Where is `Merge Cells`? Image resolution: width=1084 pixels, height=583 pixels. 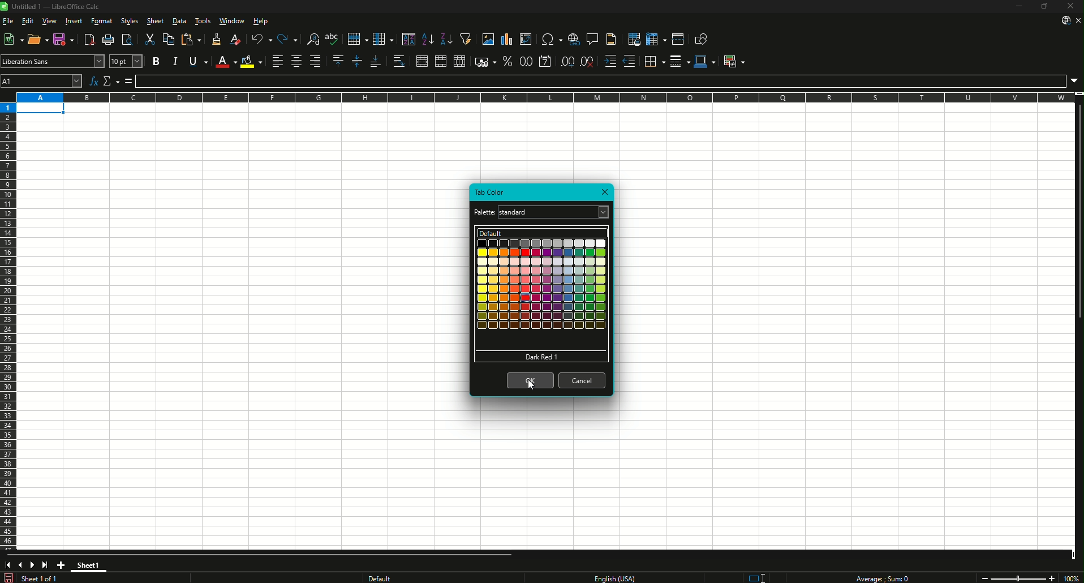 Merge Cells is located at coordinates (441, 61).